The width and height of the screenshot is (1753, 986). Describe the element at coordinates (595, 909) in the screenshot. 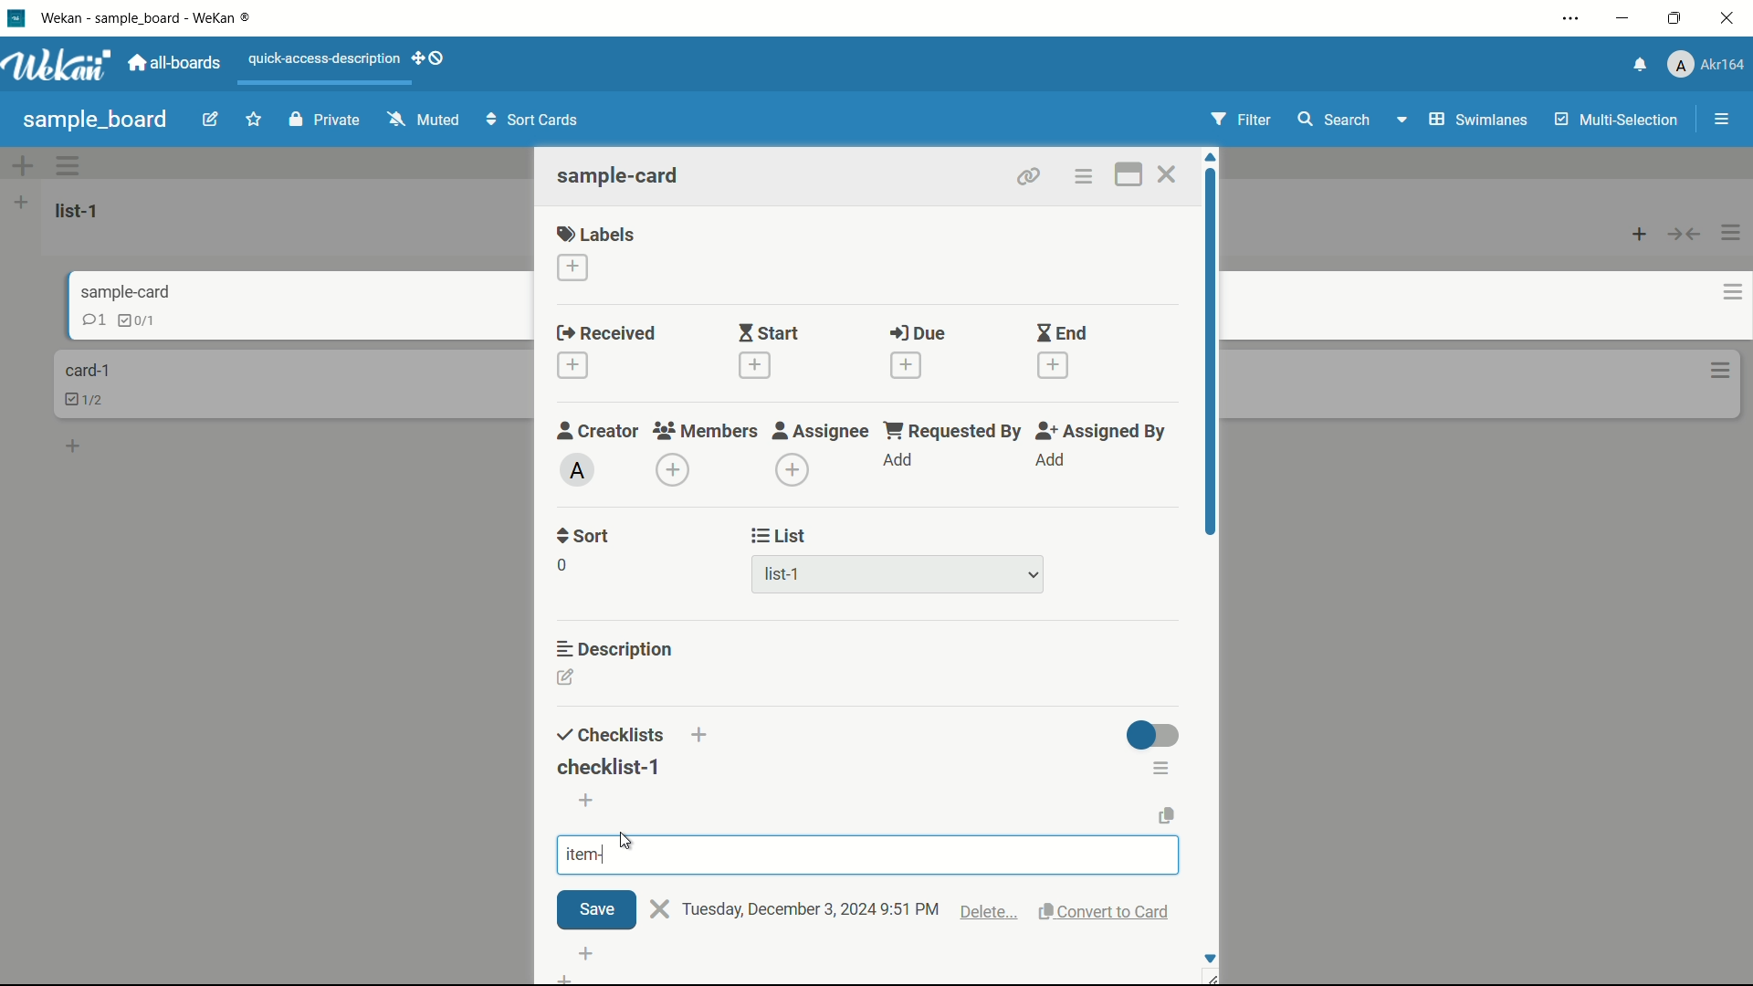

I see `save` at that location.